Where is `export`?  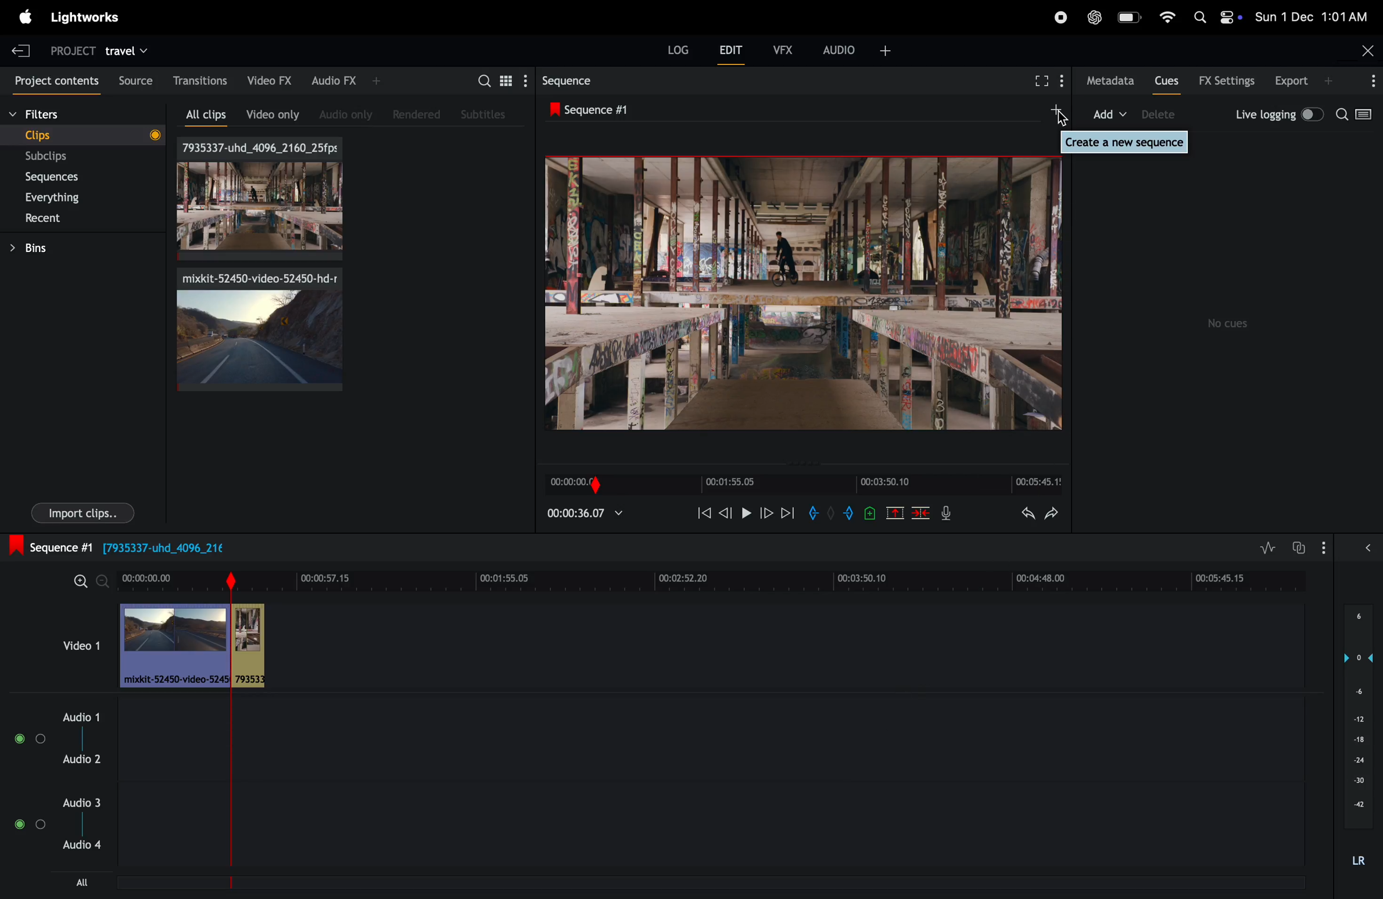
export is located at coordinates (1304, 80).